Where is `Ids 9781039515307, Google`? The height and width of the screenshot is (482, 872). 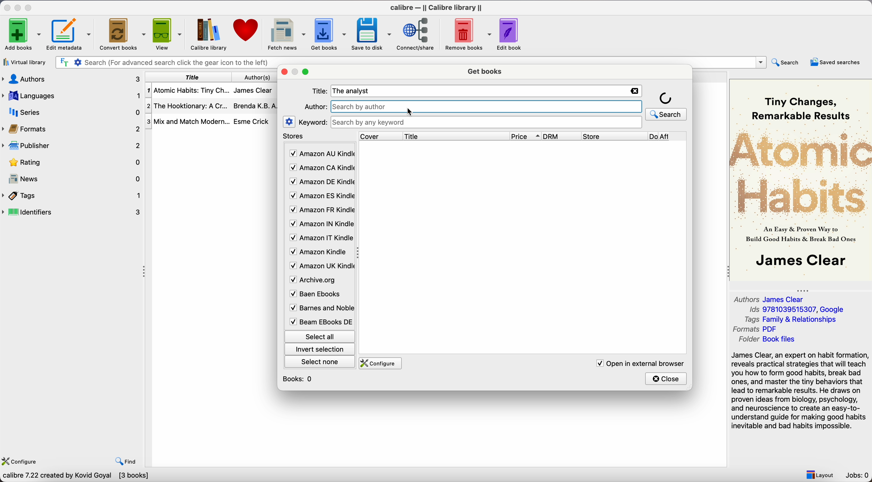
Ids 9781039515307, Google is located at coordinates (797, 310).